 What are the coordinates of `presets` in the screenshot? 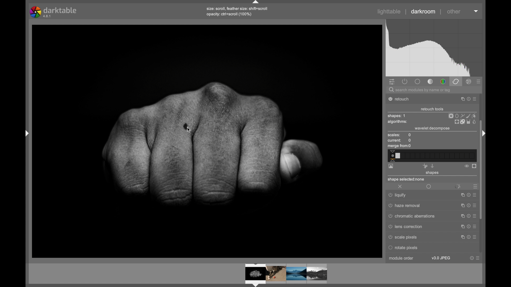 It's located at (479, 82).